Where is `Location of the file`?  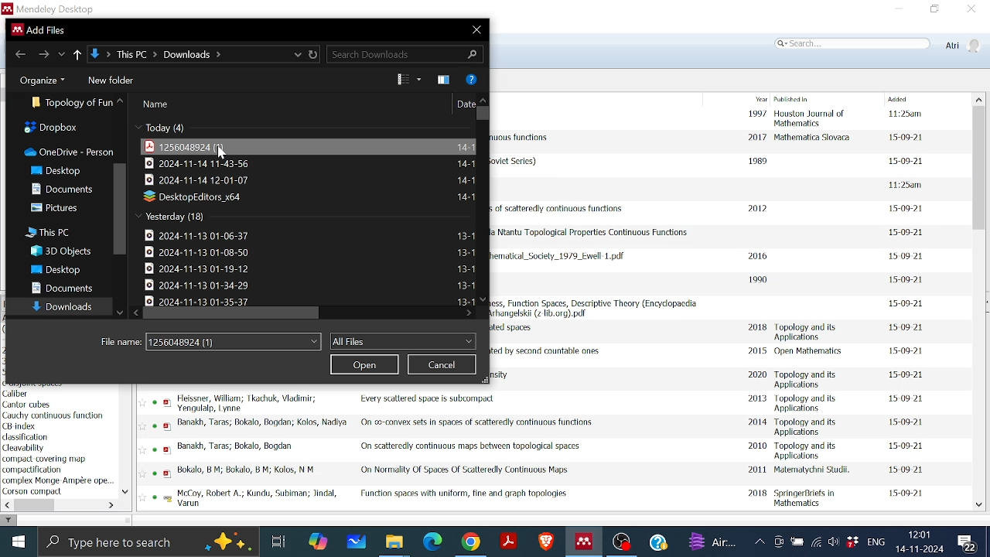 Location of the file is located at coordinates (196, 53).